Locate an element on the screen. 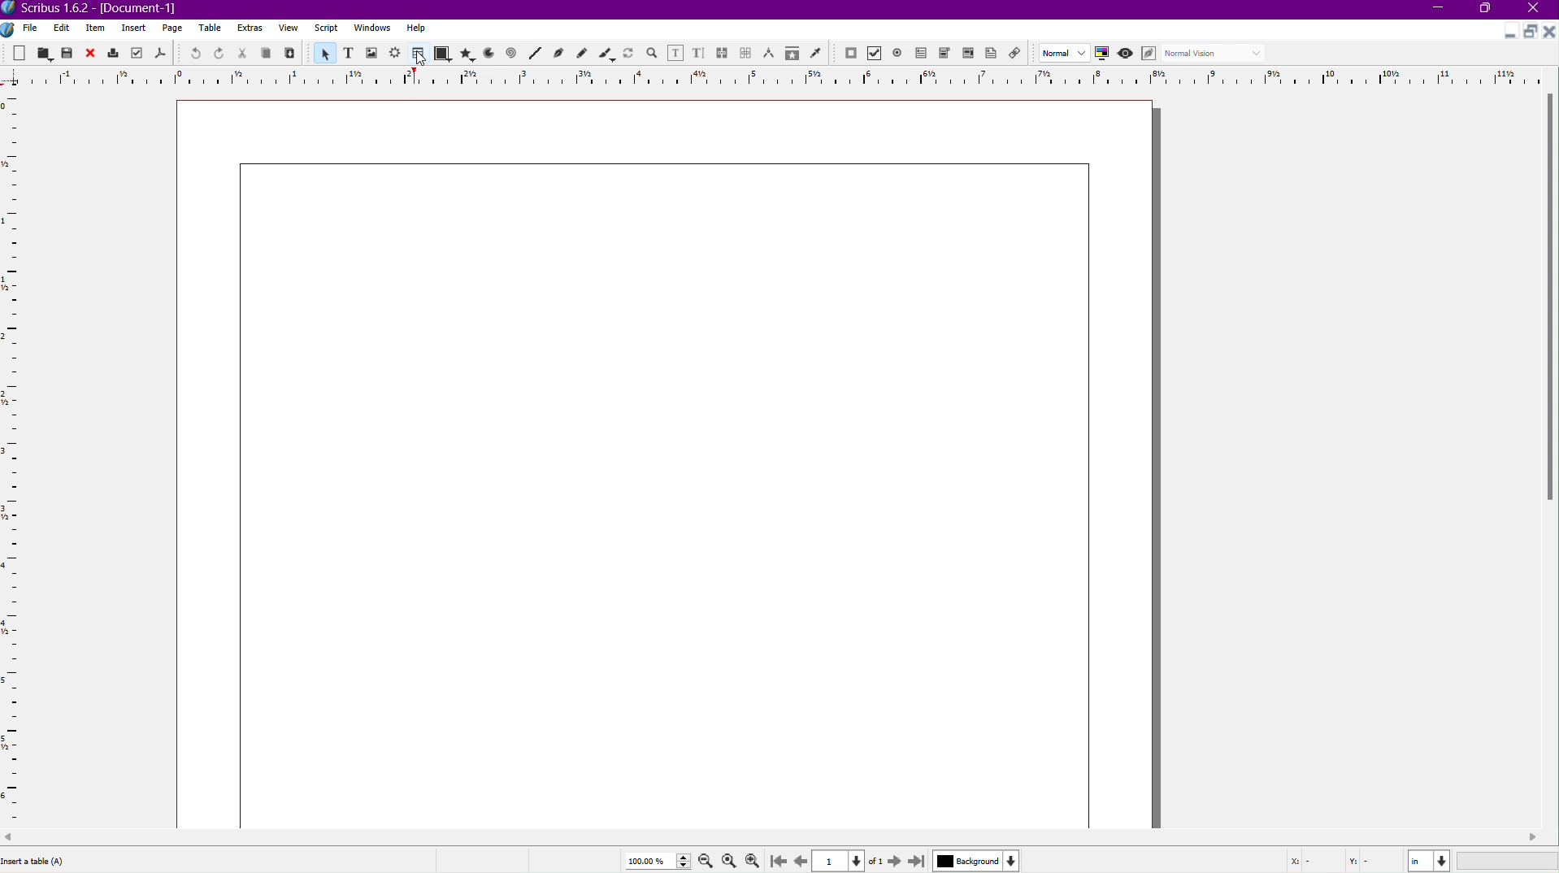  Unlink Text Frames is located at coordinates (746, 52).